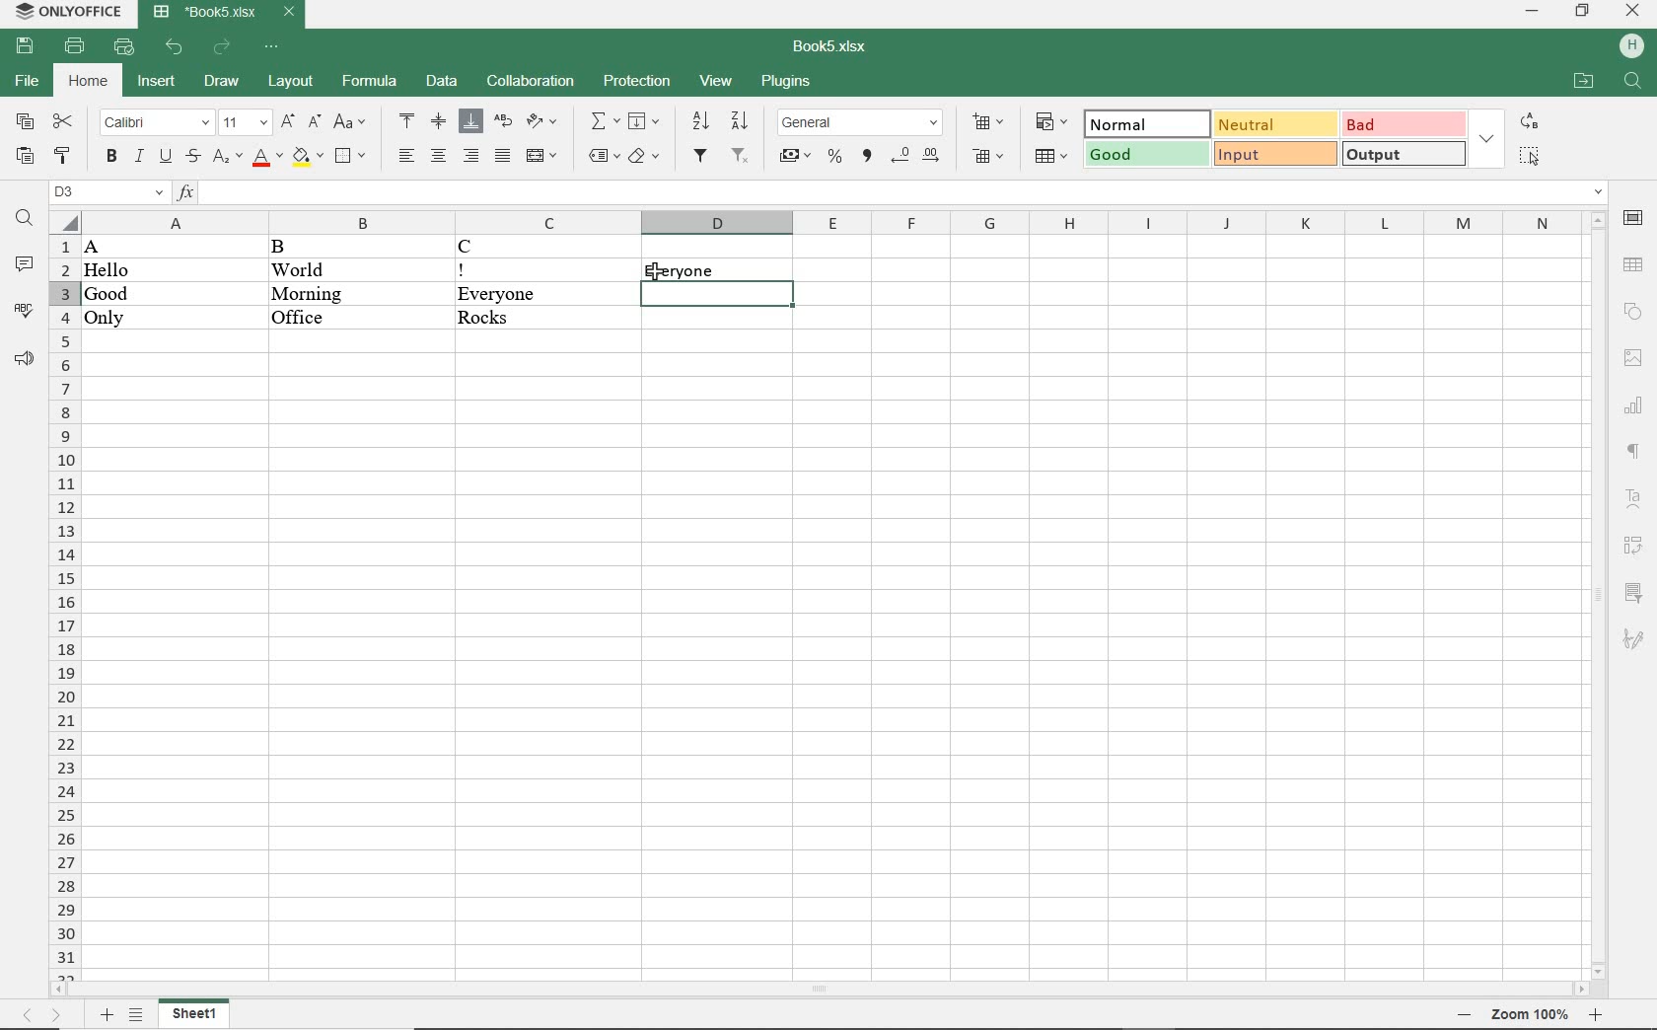  Describe the element at coordinates (64, 220) in the screenshot. I see `select all cells ` at that location.